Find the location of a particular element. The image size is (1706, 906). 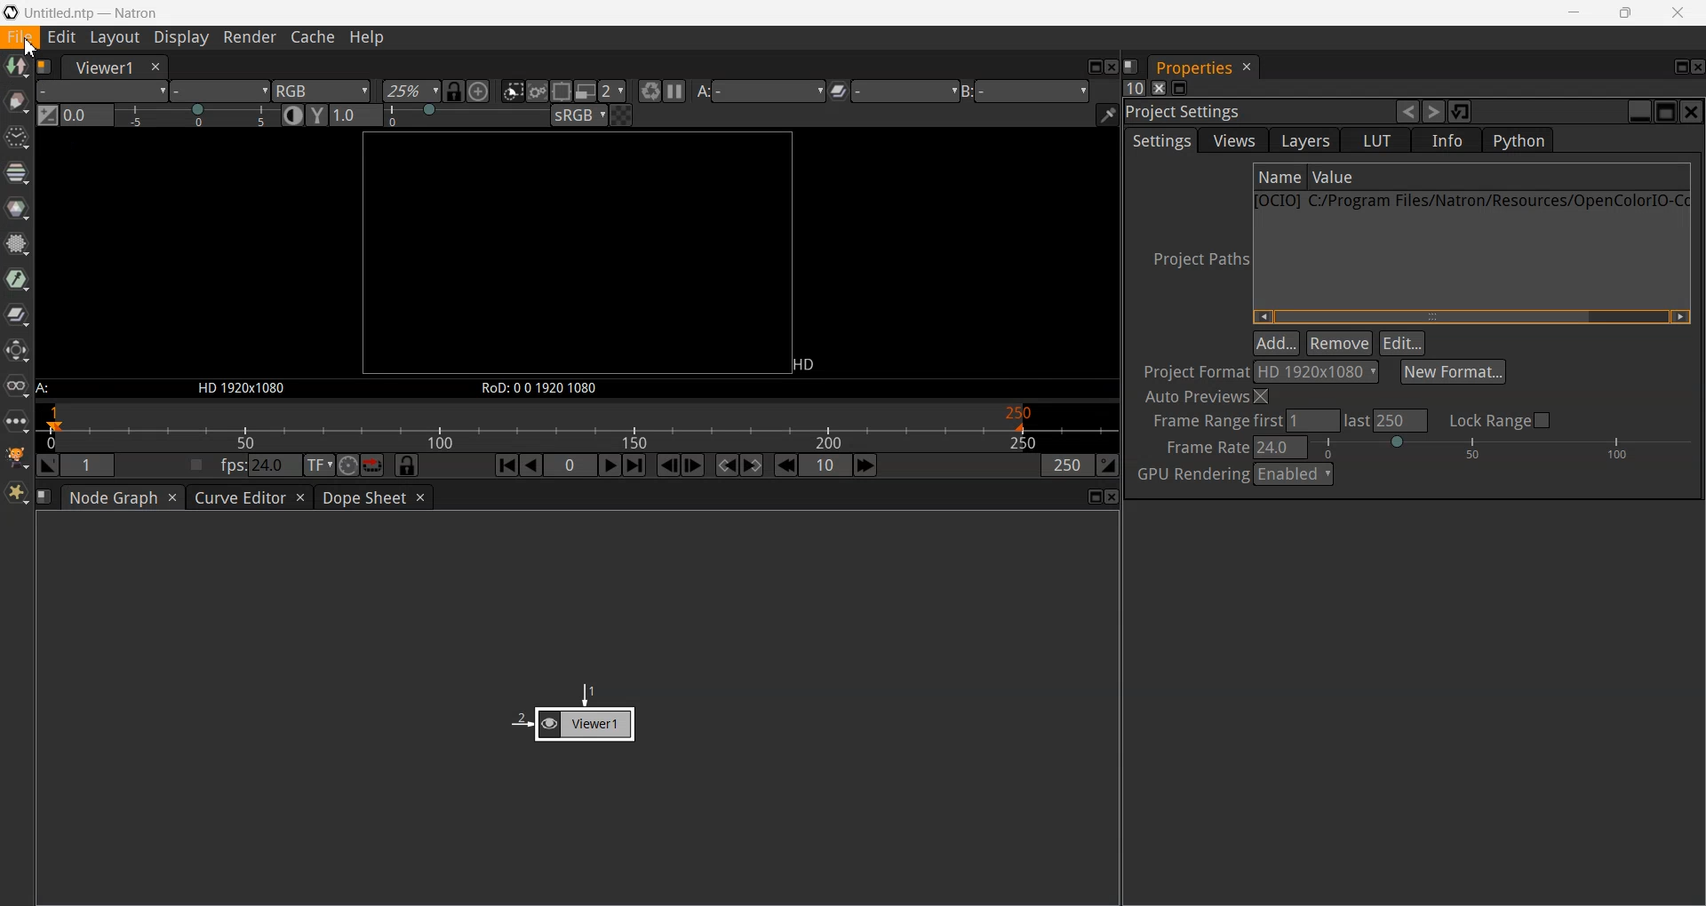

Minimize is located at coordinates (1641, 112).